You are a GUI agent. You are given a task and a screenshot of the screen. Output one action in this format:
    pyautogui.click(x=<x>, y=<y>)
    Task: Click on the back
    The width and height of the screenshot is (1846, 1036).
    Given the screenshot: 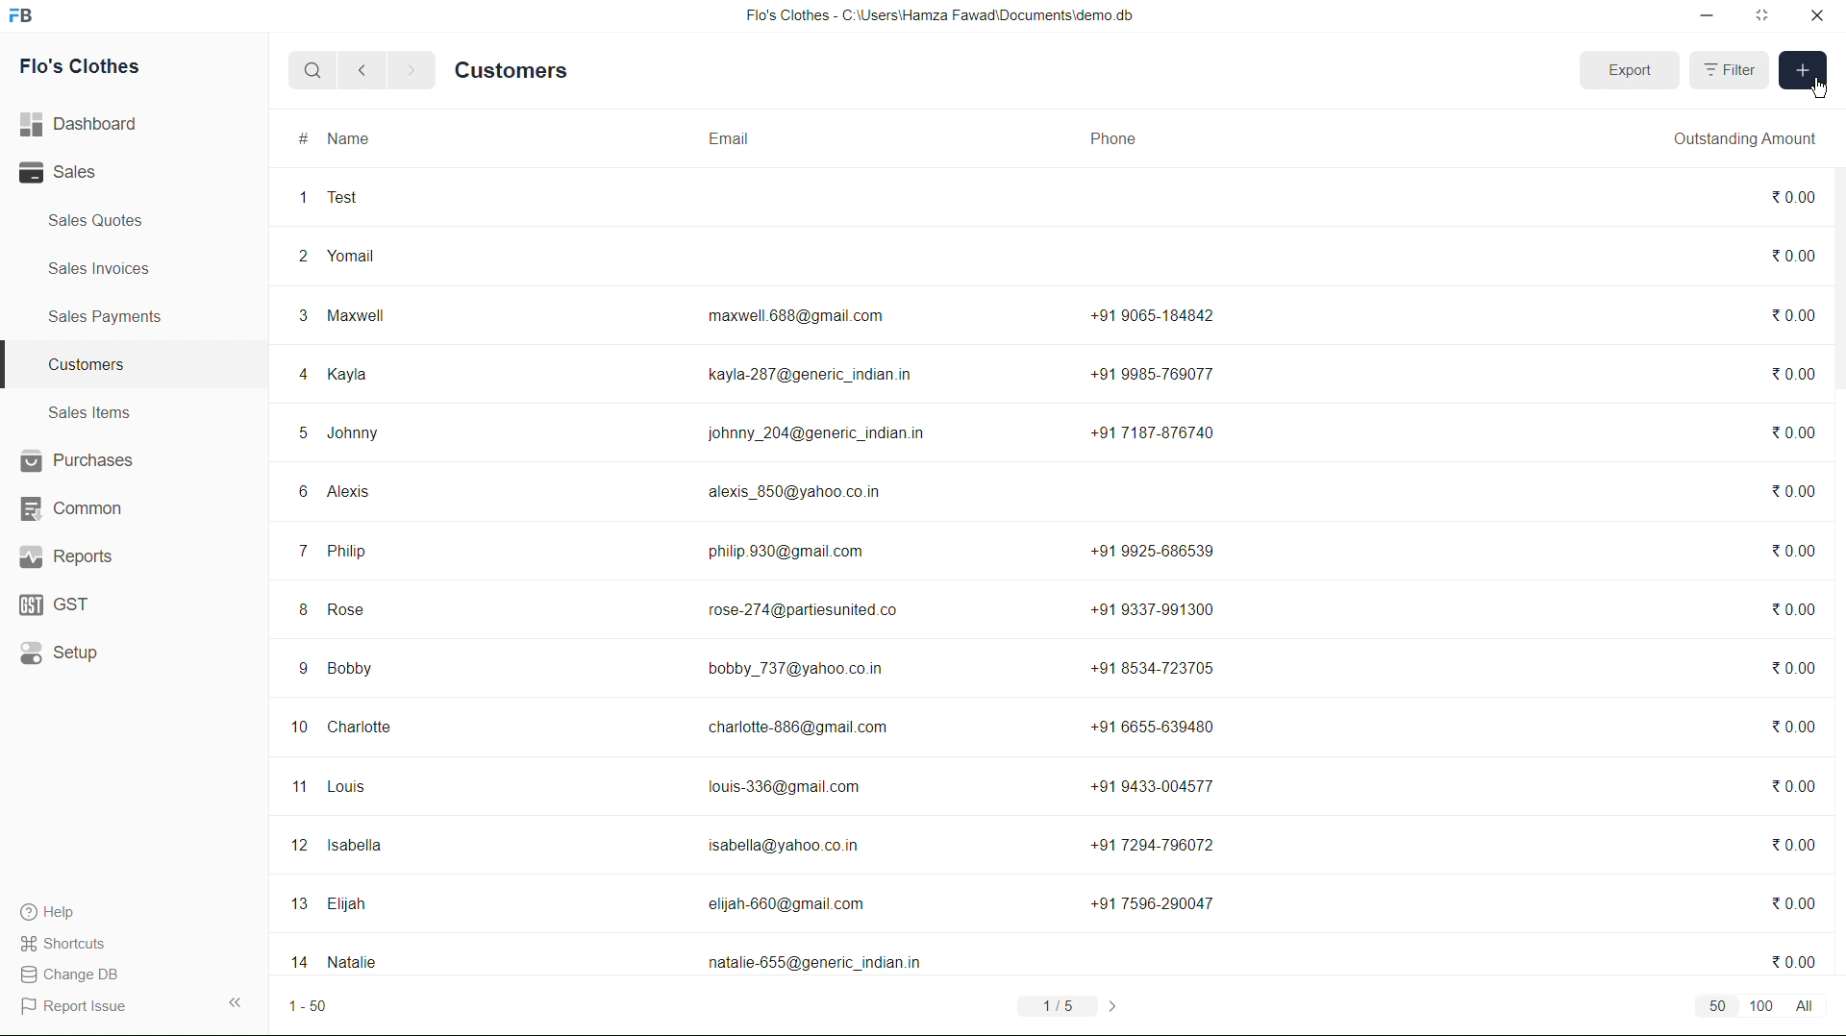 What is the action you would take?
    pyautogui.click(x=367, y=71)
    